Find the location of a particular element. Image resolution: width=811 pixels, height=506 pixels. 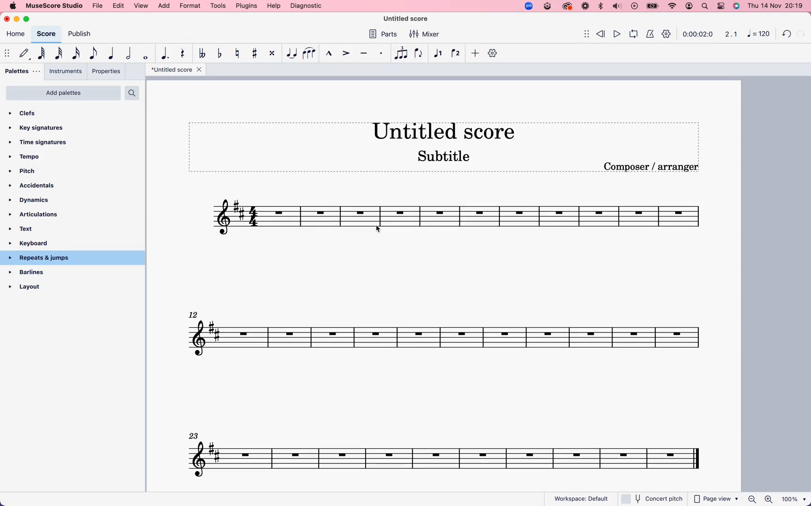

half note is located at coordinates (130, 53).